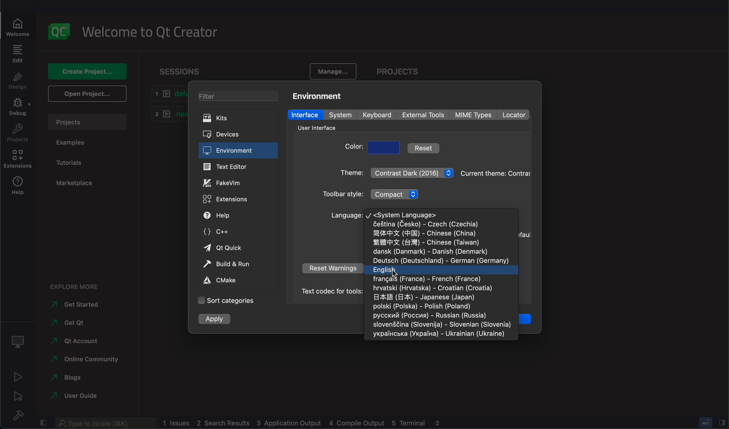 The height and width of the screenshot is (429, 729). What do you see at coordinates (17, 133) in the screenshot?
I see `project` at bounding box center [17, 133].